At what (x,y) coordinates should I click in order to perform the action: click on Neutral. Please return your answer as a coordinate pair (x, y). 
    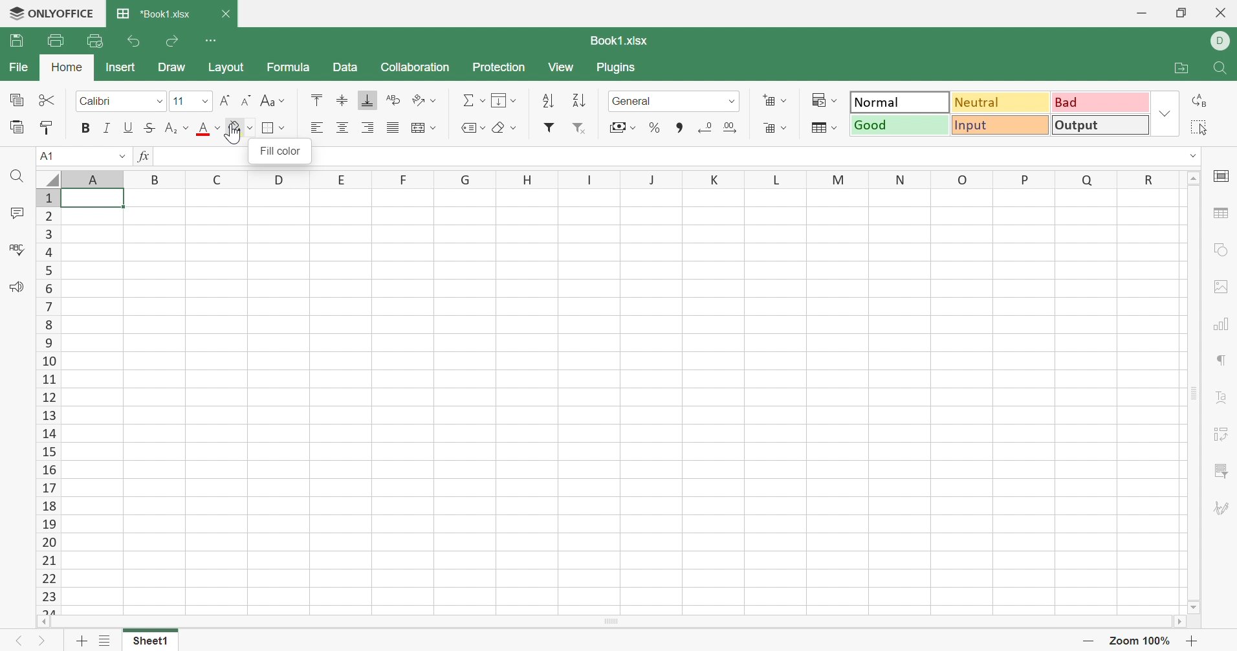
    Looking at the image, I should click on (1000, 101).